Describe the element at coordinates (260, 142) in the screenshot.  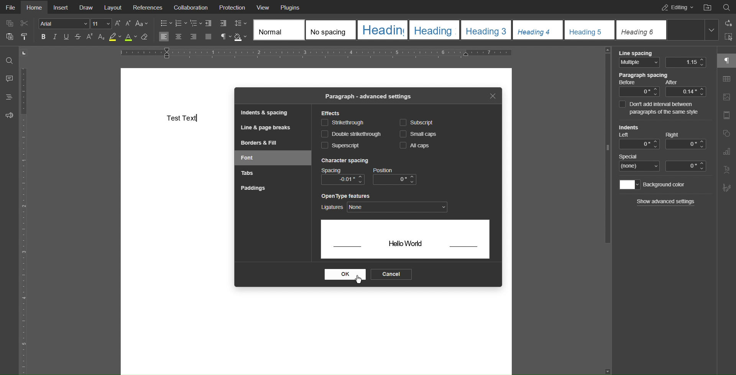
I see `Borders & Fill` at that location.